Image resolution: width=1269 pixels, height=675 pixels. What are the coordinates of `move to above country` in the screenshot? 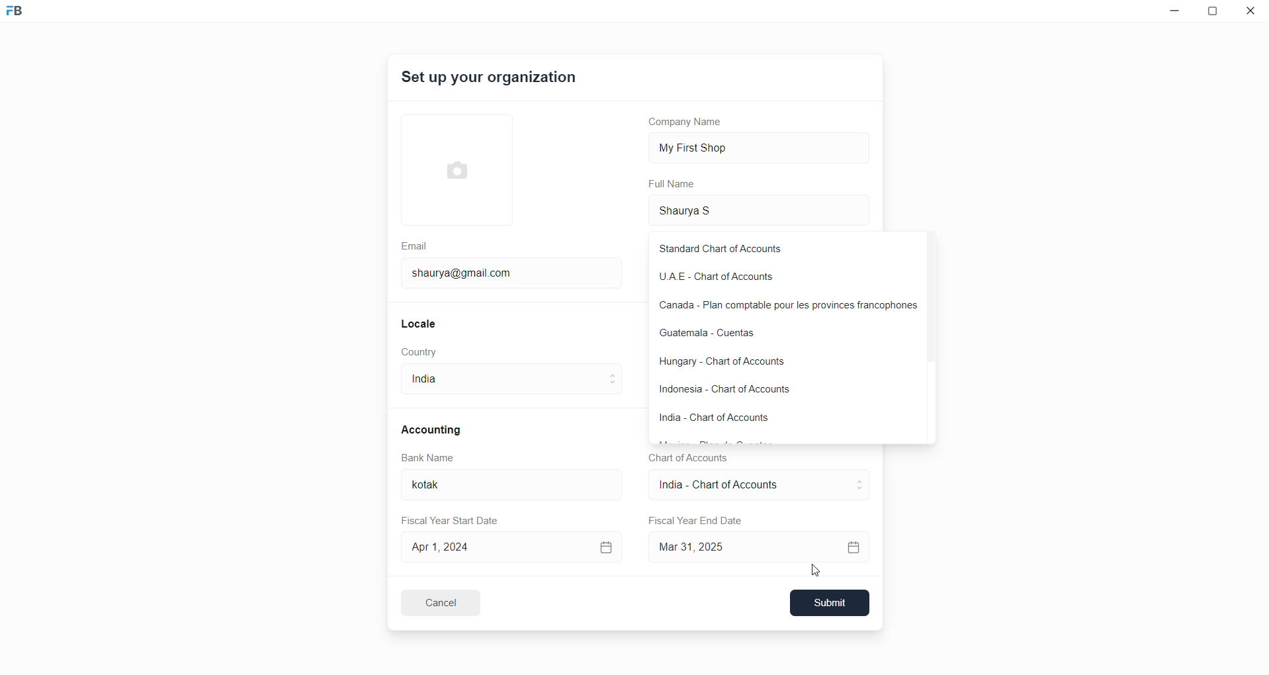 It's located at (615, 374).